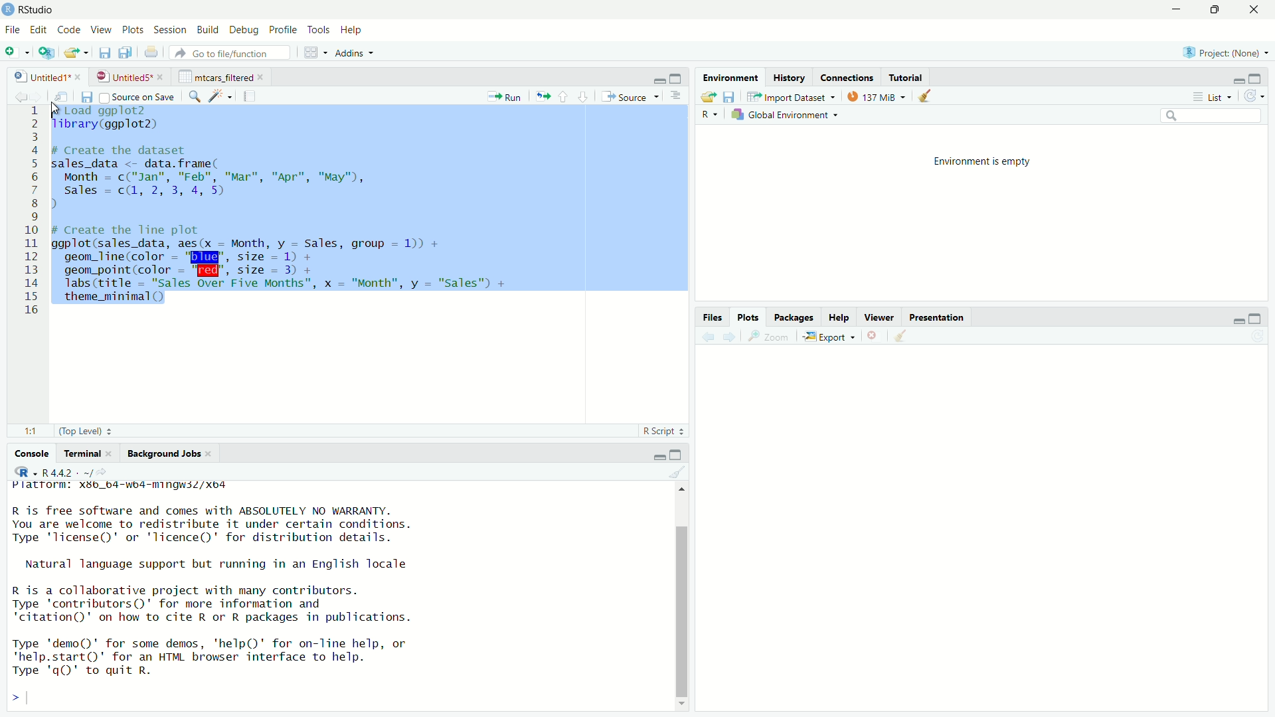 The width and height of the screenshot is (1275, 717). Describe the element at coordinates (939, 319) in the screenshot. I see `presentation` at that location.